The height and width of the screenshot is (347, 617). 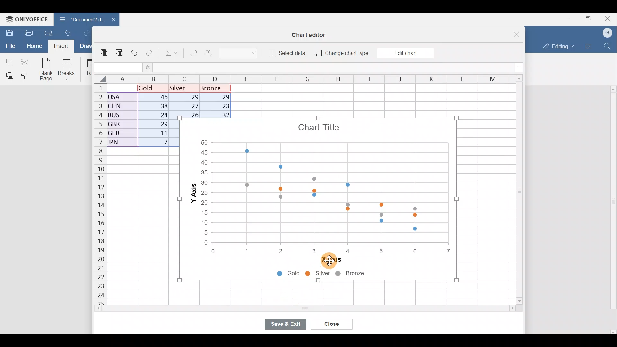 What do you see at coordinates (332, 325) in the screenshot?
I see `Close` at bounding box center [332, 325].